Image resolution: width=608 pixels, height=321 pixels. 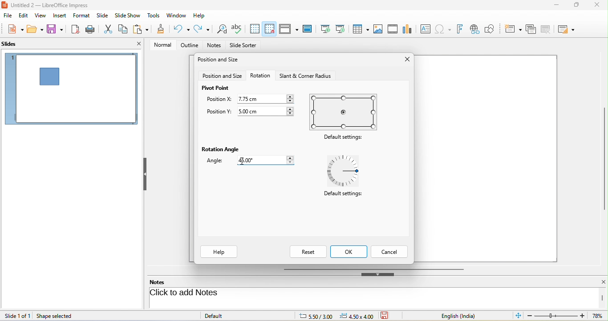 What do you see at coordinates (567, 317) in the screenshot?
I see `zoom` at bounding box center [567, 317].